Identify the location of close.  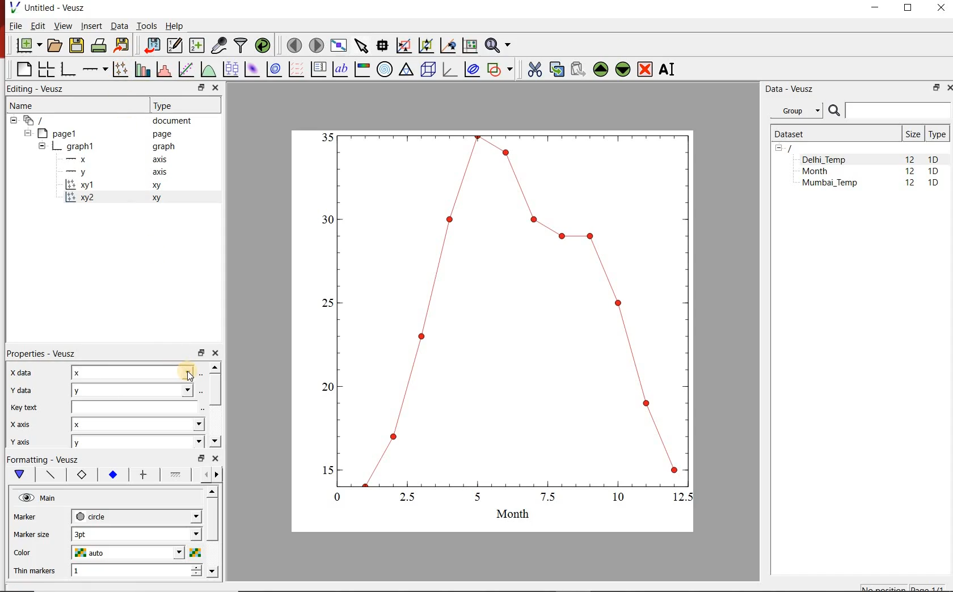
(214, 353).